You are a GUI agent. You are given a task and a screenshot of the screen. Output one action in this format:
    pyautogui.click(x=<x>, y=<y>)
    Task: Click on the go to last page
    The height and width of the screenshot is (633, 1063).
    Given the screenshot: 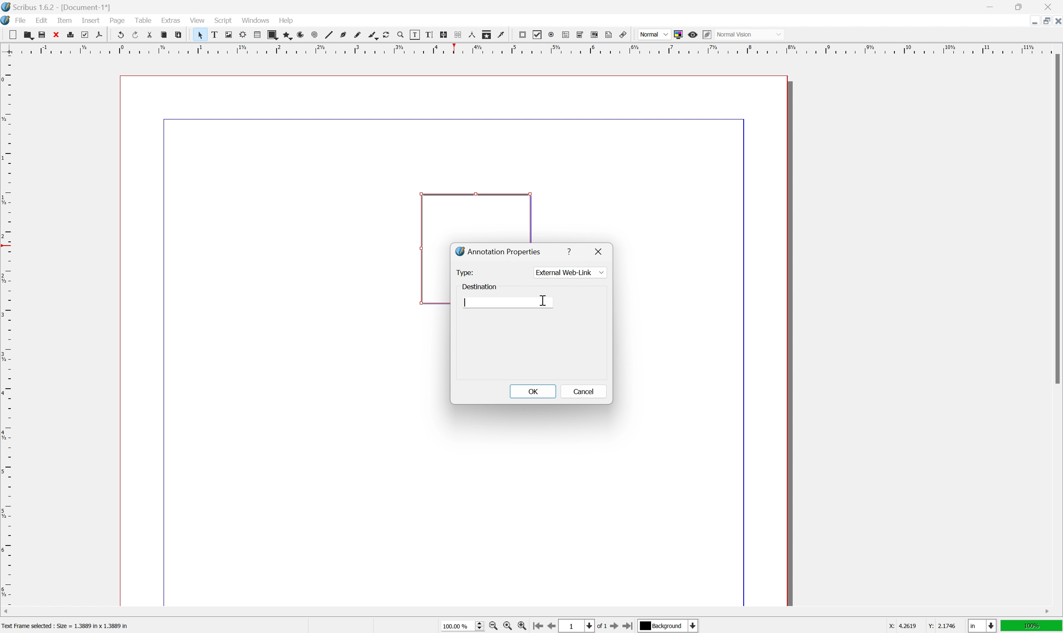 What is the action you would take?
    pyautogui.click(x=629, y=625)
    